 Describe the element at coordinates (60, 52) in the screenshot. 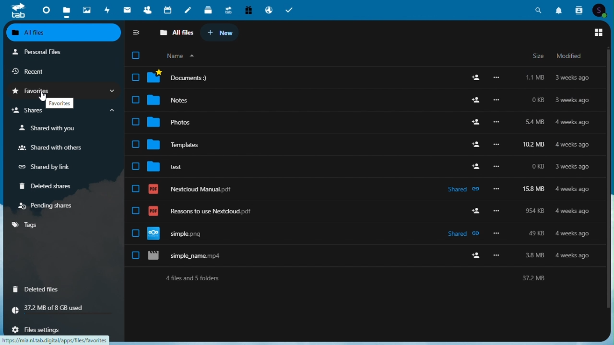

I see `Personal files` at that location.